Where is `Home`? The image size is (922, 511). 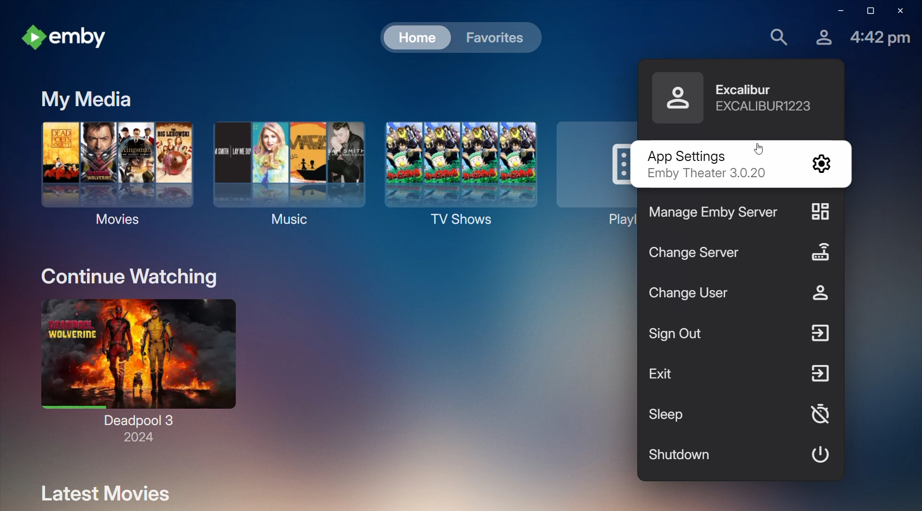
Home is located at coordinates (417, 37).